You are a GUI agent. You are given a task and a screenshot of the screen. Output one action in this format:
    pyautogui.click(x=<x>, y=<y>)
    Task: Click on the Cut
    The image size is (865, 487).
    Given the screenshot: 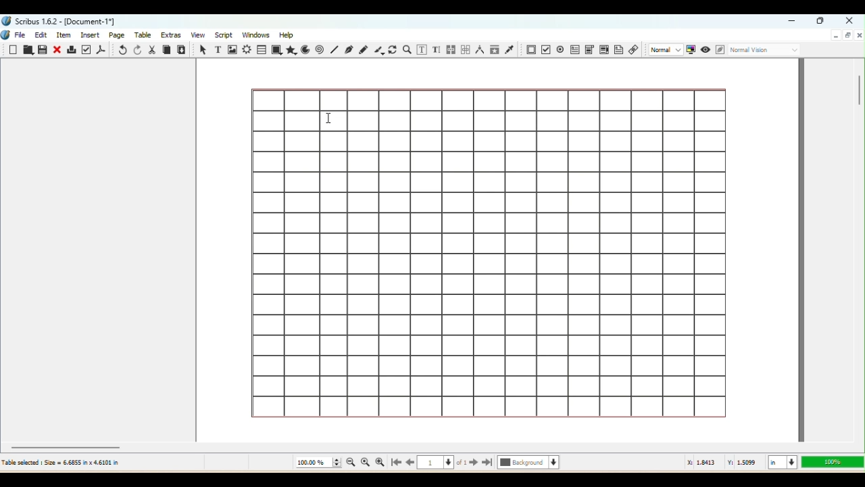 What is the action you would take?
    pyautogui.click(x=152, y=49)
    